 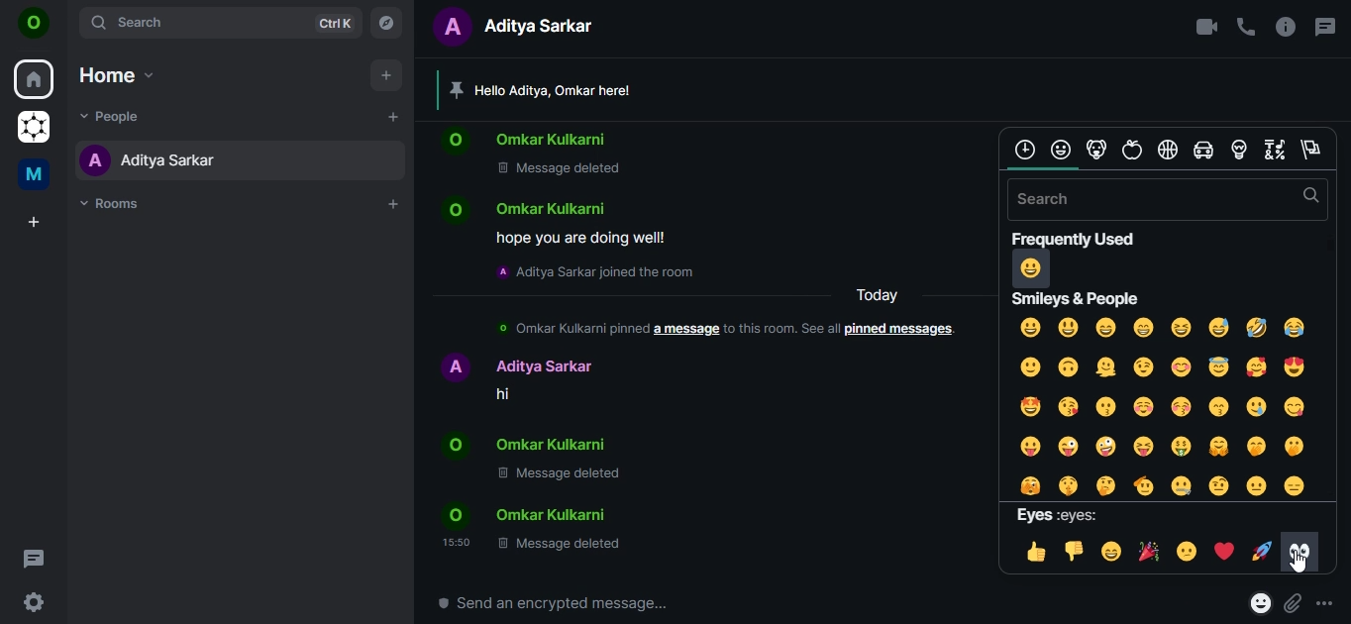 What do you see at coordinates (1292, 603) in the screenshot?
I see `attachments` at bounding box center [1292, 603].